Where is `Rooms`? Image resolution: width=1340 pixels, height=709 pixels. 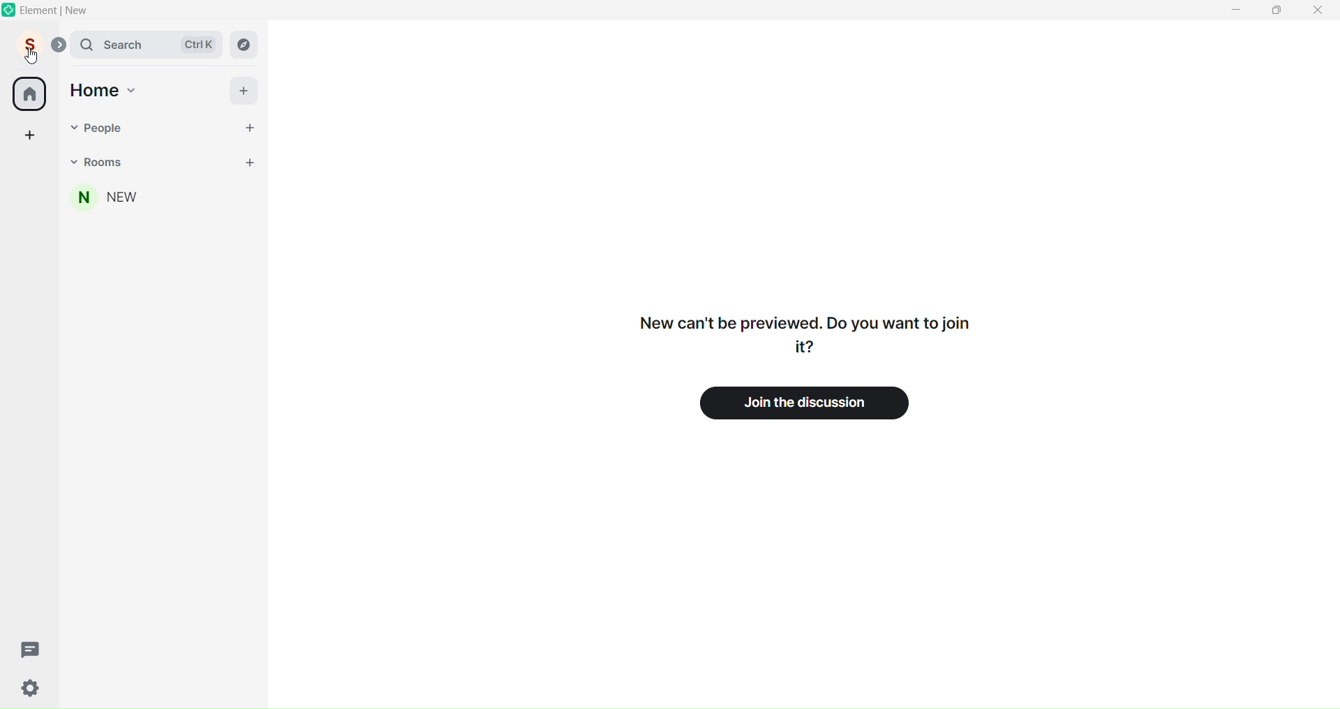 Rooms is located at coordinates (159, 162).